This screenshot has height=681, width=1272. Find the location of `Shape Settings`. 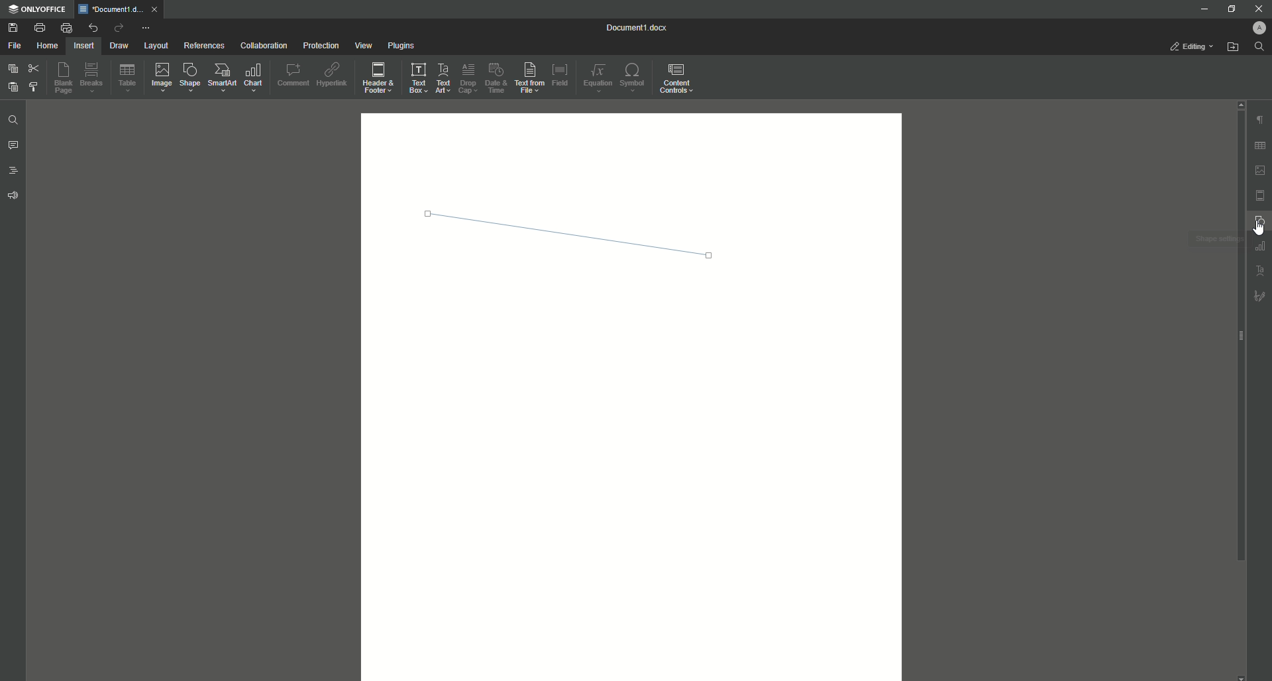

Shape Settings is located at coordinates (1259, 223).